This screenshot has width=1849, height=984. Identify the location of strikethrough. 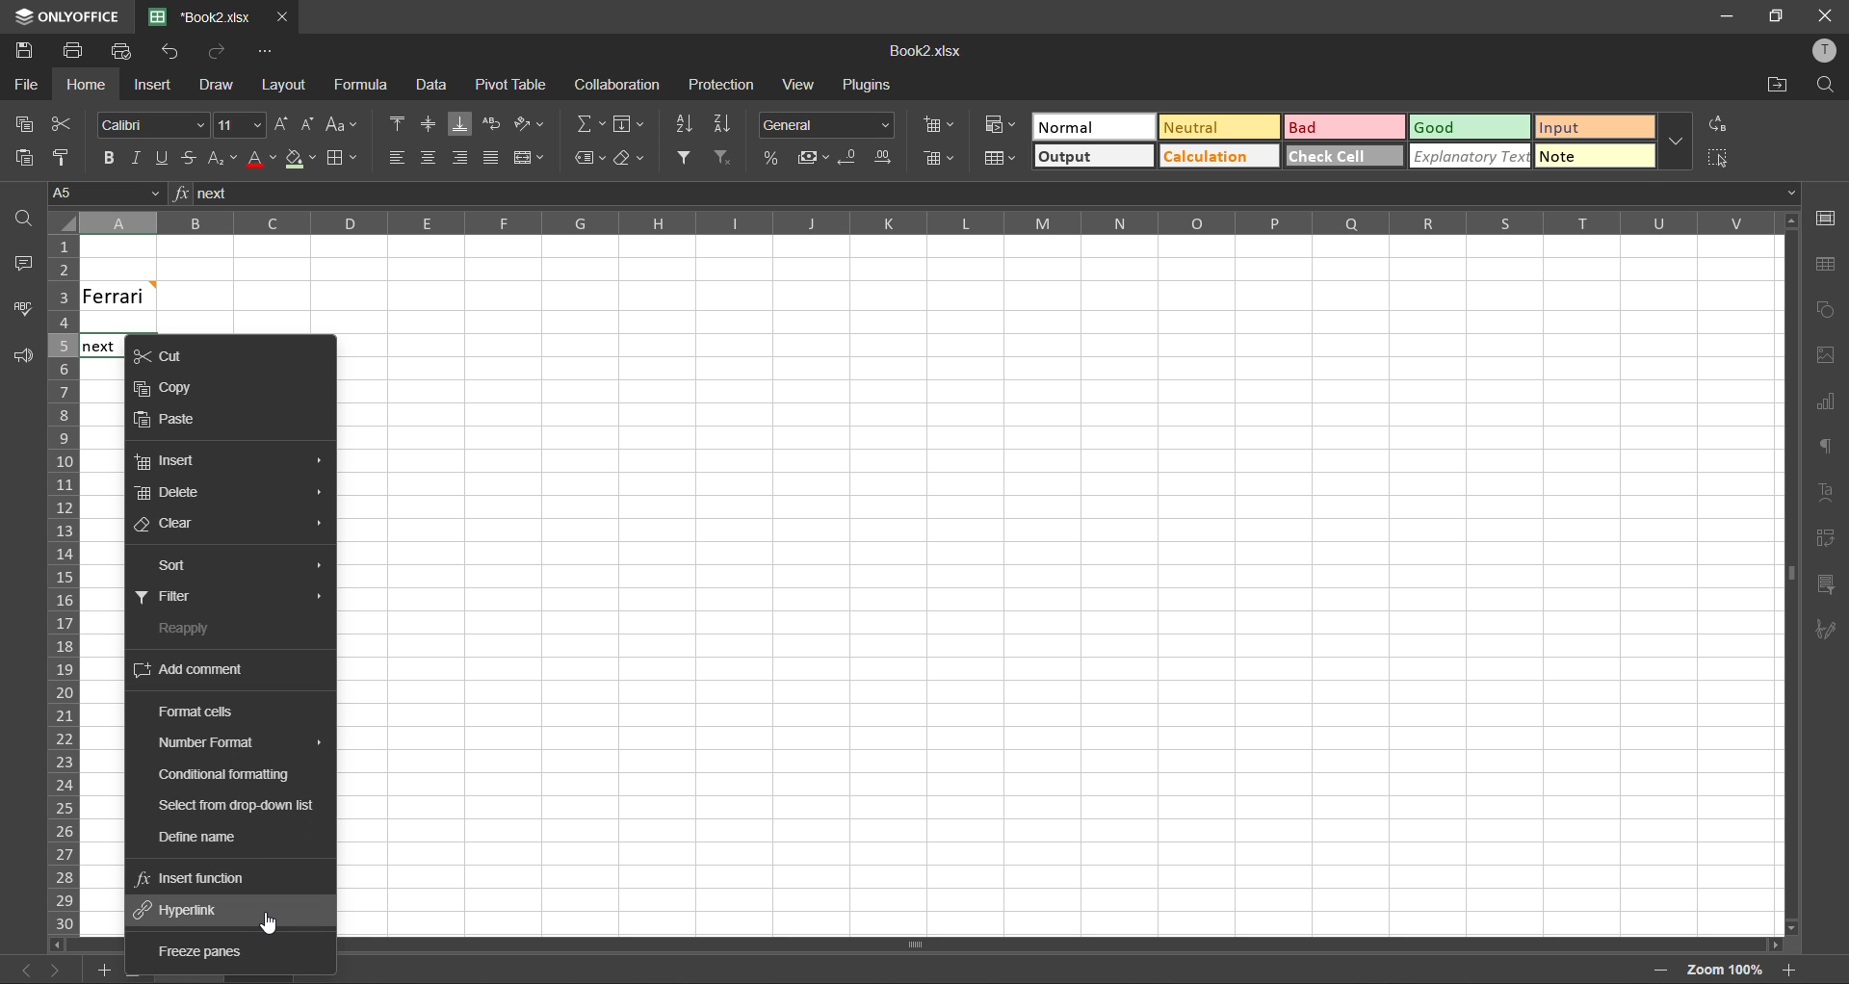
(186, 158).